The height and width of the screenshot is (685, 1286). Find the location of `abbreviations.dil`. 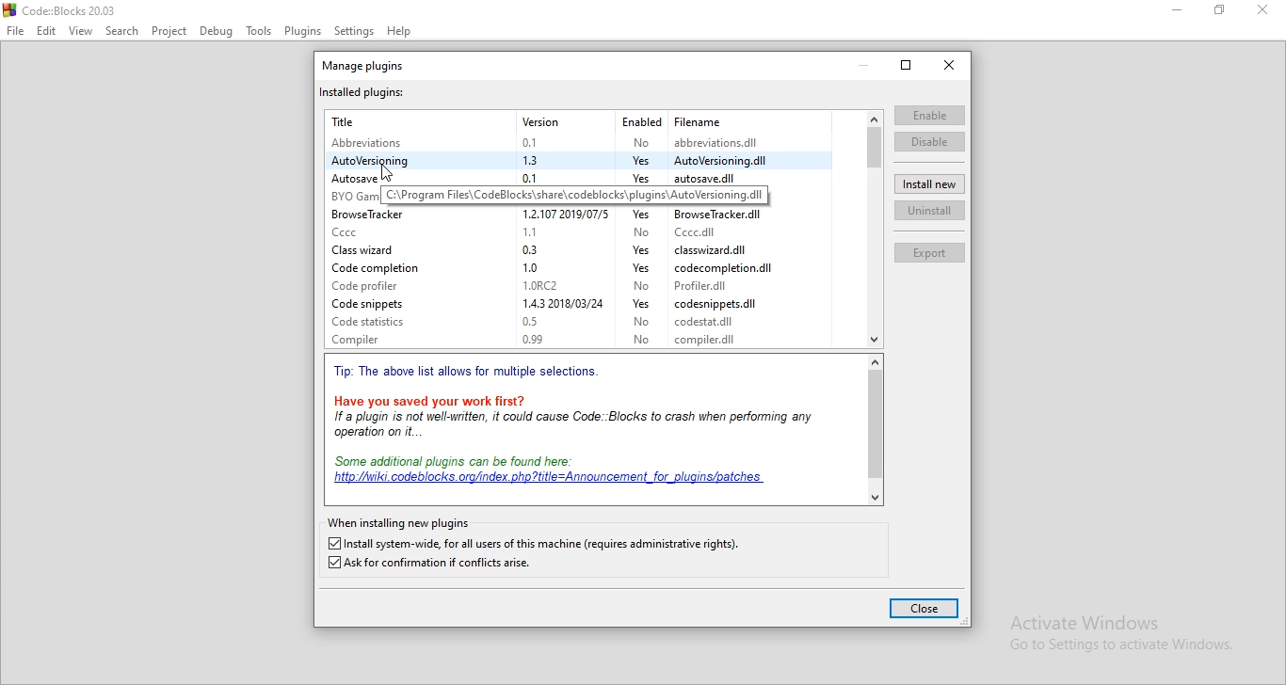

abbreviations.dil is located at coordinates (725, 141).